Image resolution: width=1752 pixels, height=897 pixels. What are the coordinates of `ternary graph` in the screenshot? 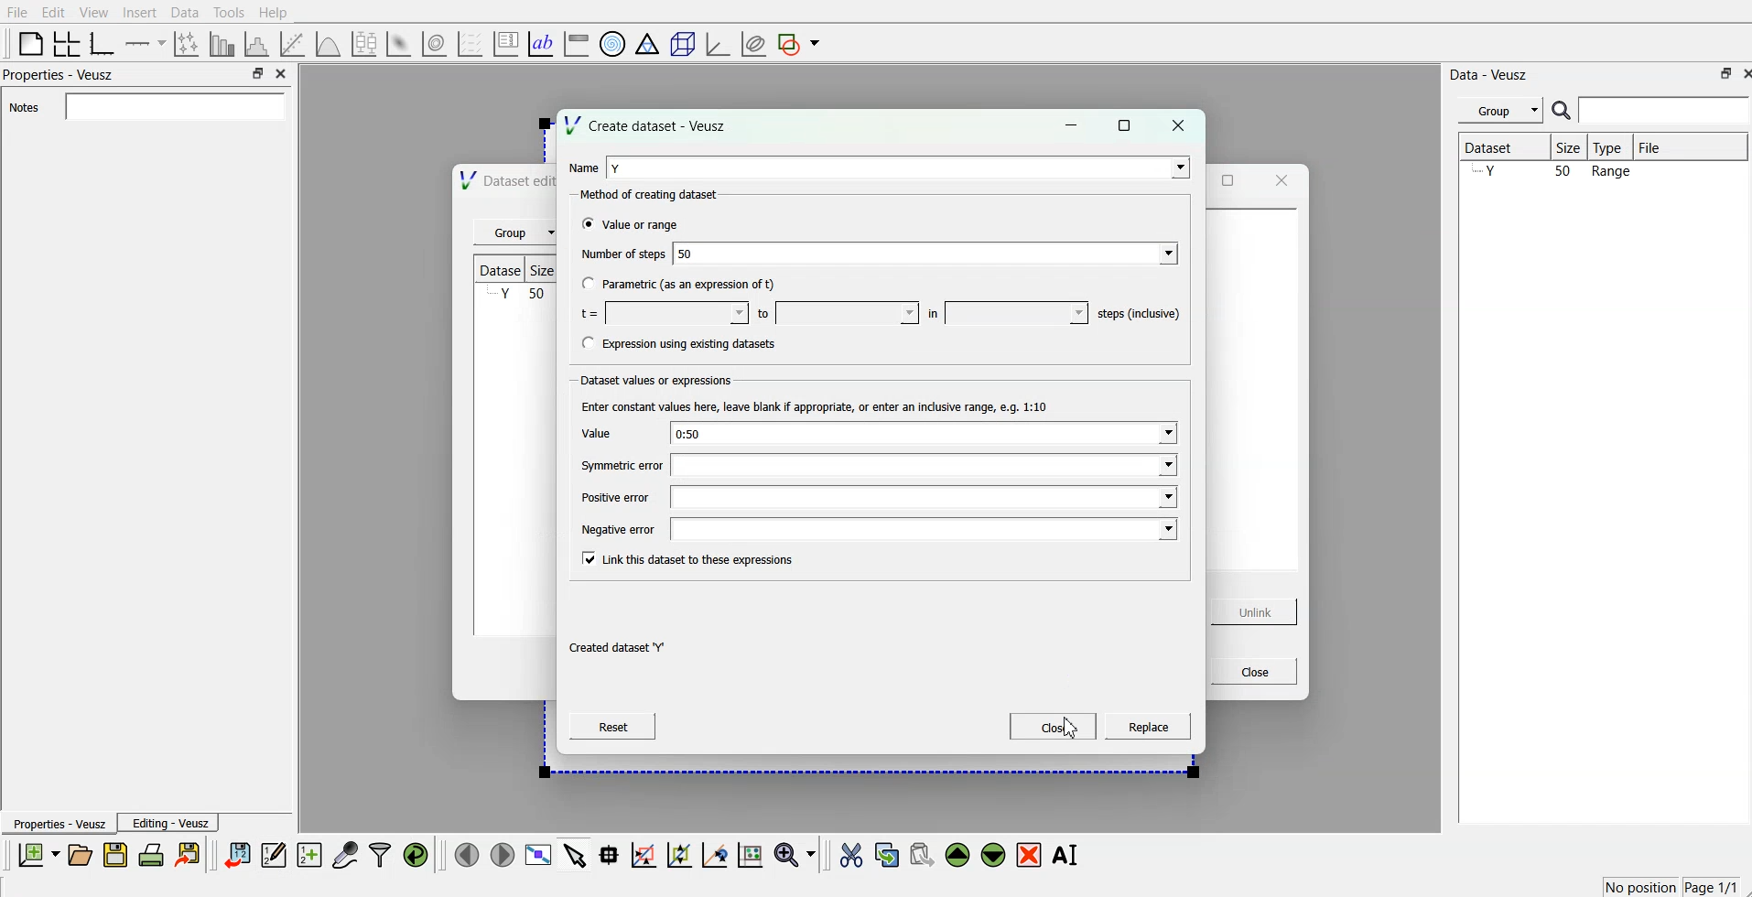 It's located at (647, 42).